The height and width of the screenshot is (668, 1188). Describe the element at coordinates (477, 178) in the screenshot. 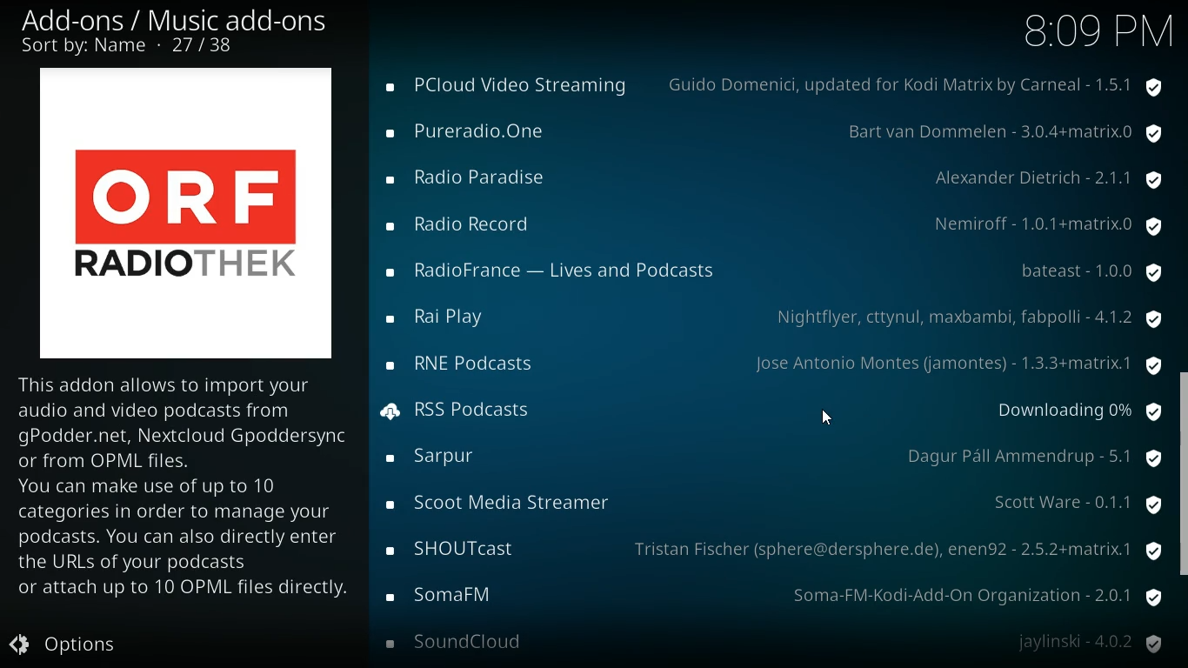

I see `Radio Paradise` at that location.